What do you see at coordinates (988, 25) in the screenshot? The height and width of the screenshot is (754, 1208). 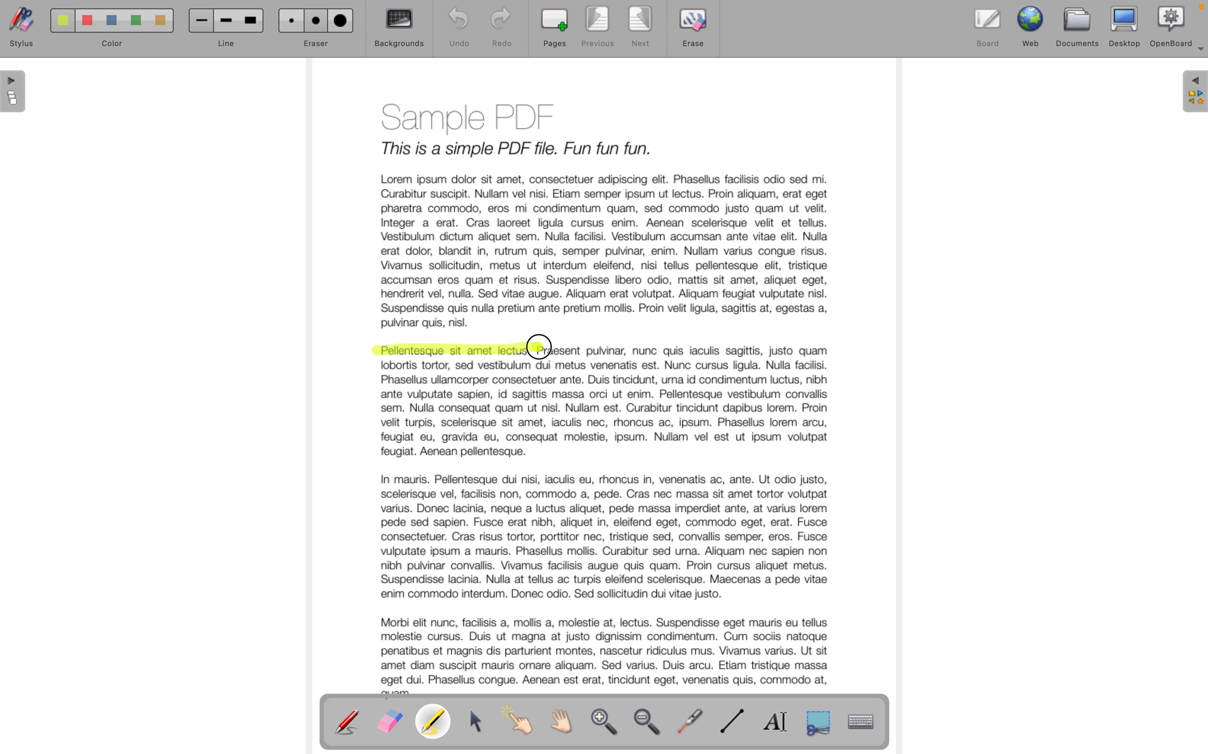 I see `board` at bounding box center [988, 25].